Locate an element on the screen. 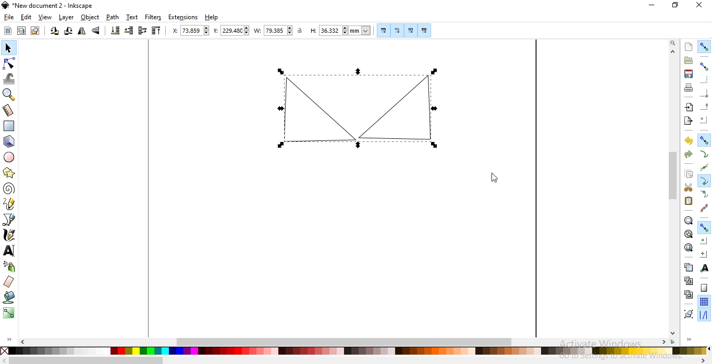  enable snapping is located at coordinates (705, 47).